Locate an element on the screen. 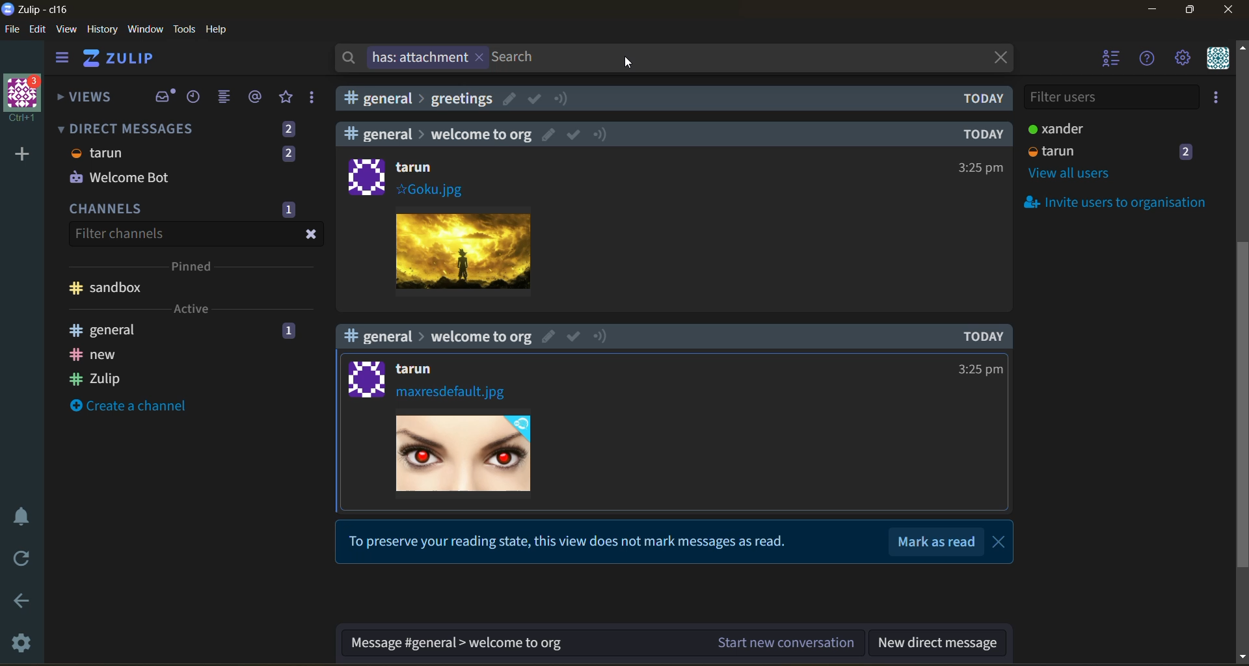  mark is located at coordinates (535, 99).